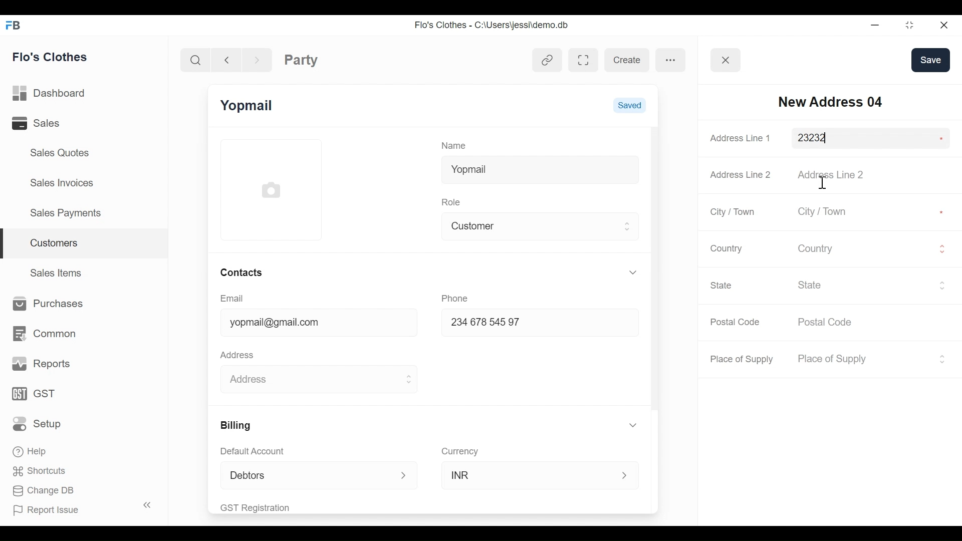 This screenshot has width=962, height=541. Describe the element at coordinates (861, 359) in the screenshot. I see `Place of Supply` at that location.